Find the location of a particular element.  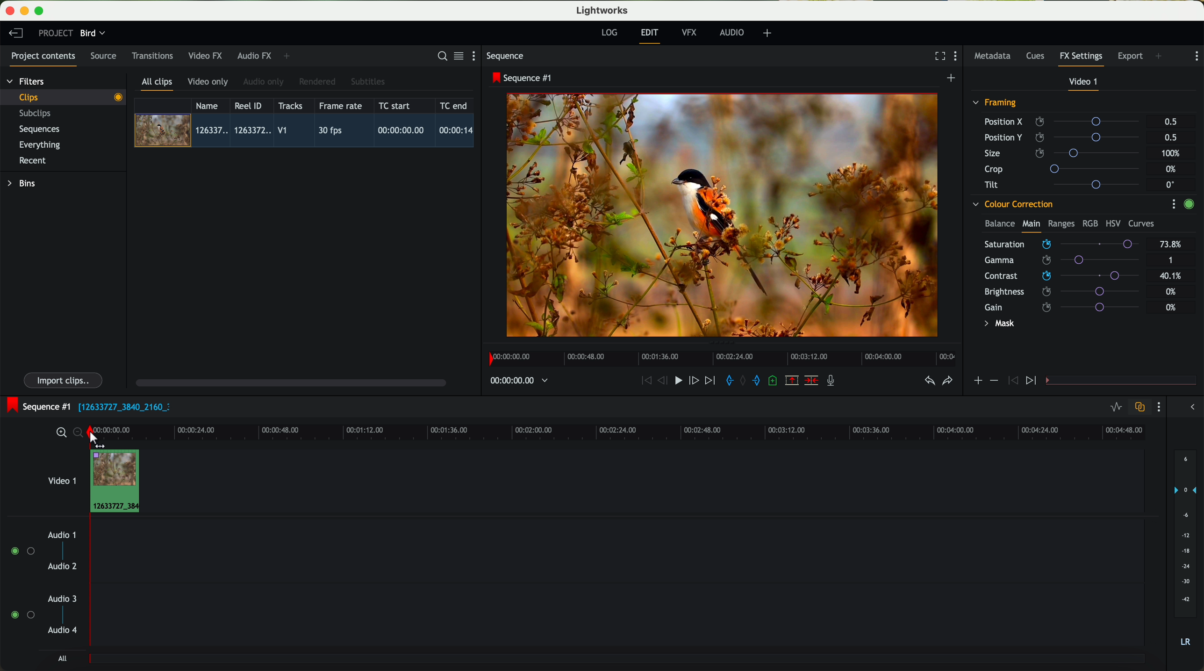

everything is located at coordinates (40, 145).